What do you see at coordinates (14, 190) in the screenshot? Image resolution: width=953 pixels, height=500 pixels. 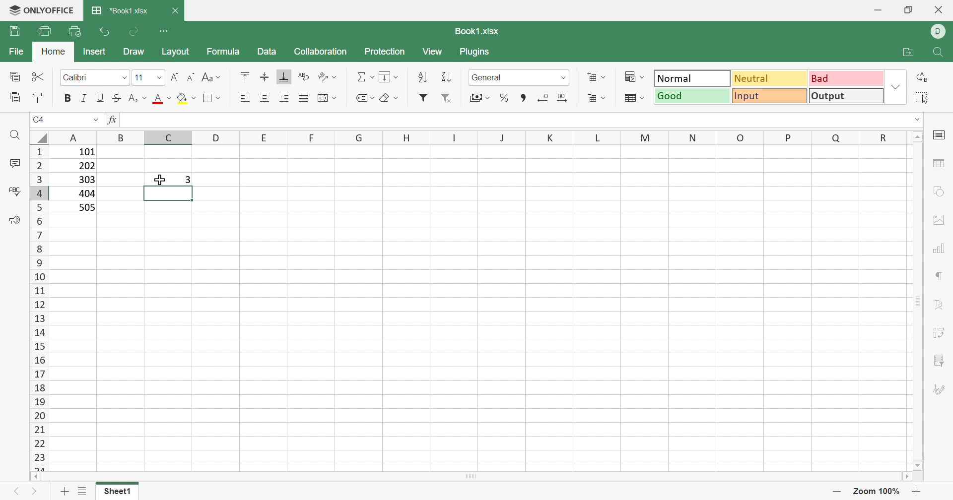 I see `Spell checking` at bounding box center [14, 190].